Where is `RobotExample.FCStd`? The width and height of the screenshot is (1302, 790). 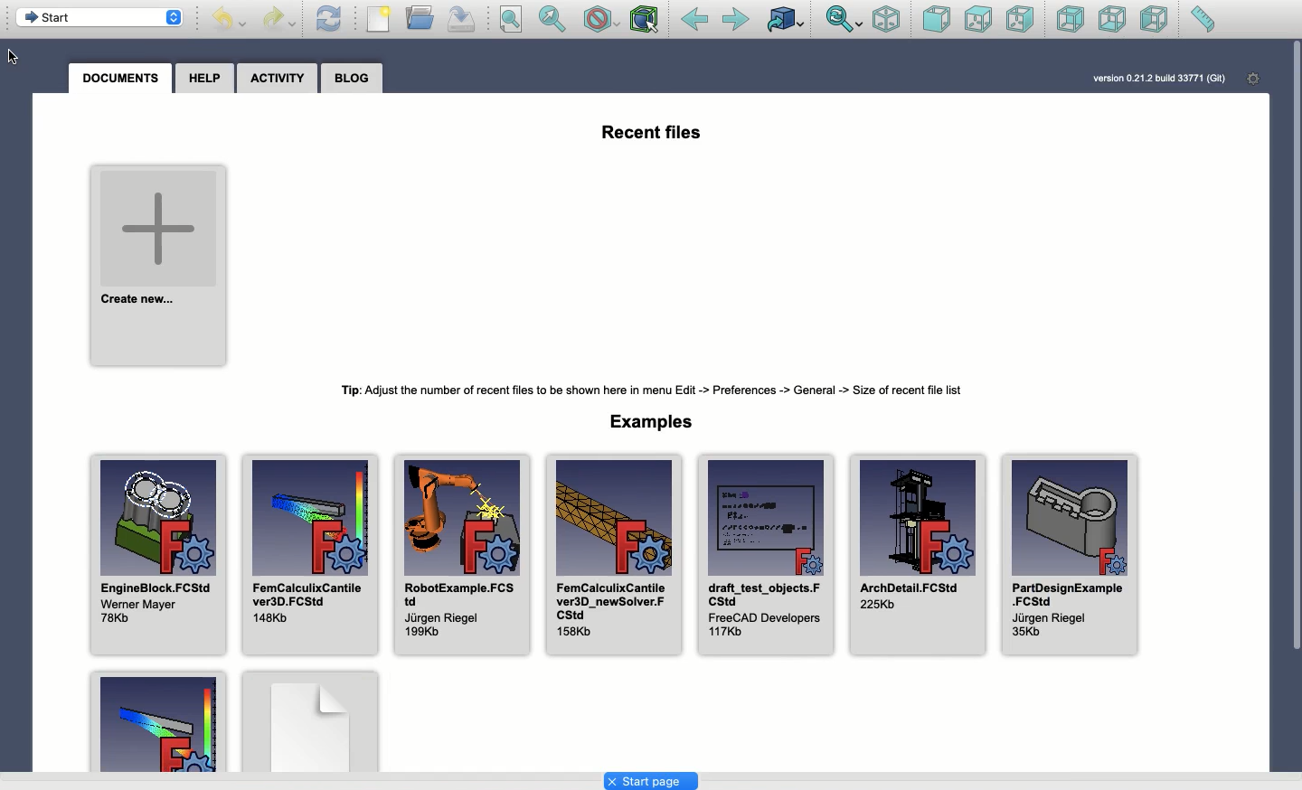
RobotExample.FCStd is located at coordinates (464, 555).